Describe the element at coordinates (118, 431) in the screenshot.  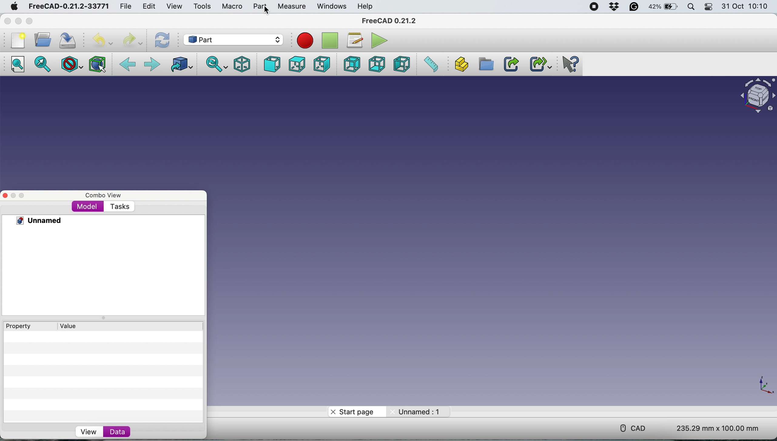
I see `Data` at that location.